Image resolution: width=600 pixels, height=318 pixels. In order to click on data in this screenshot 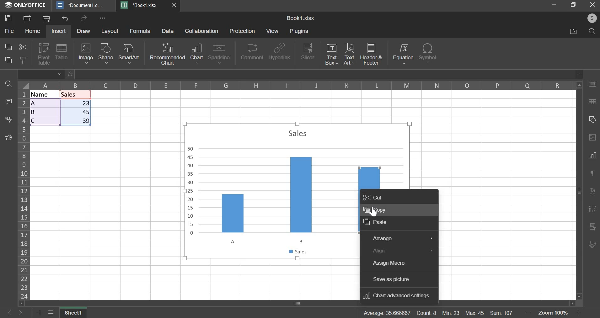, I will do `click(61, 108)`.